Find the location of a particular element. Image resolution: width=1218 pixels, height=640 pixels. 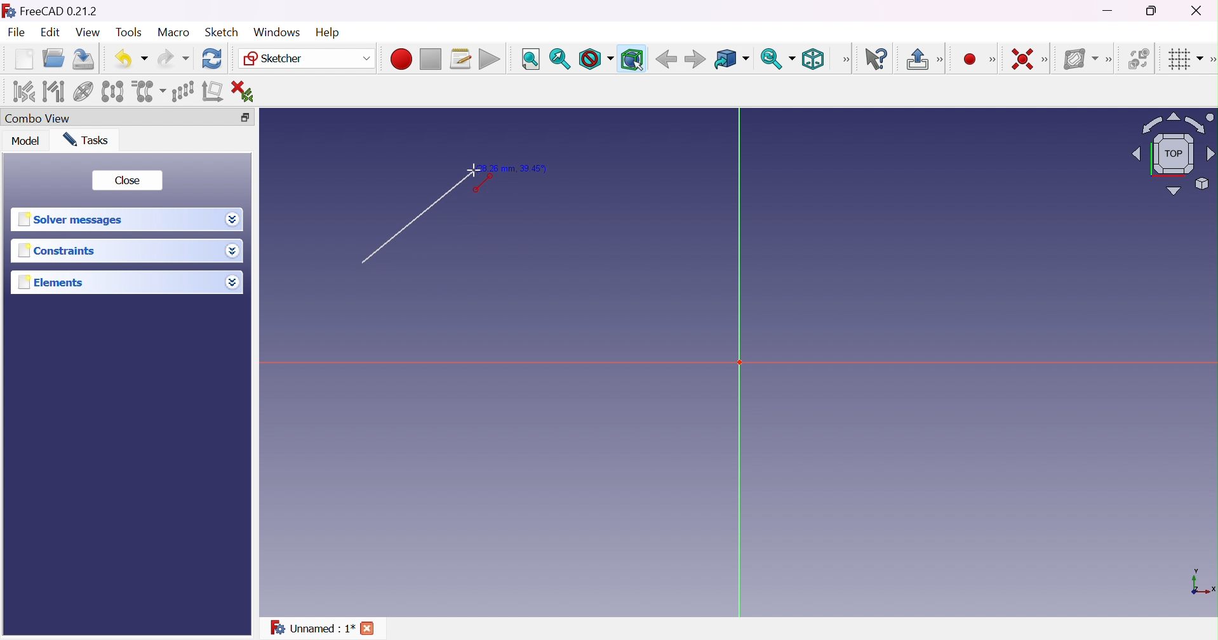

Drop down is located at coordinates (233, 220).